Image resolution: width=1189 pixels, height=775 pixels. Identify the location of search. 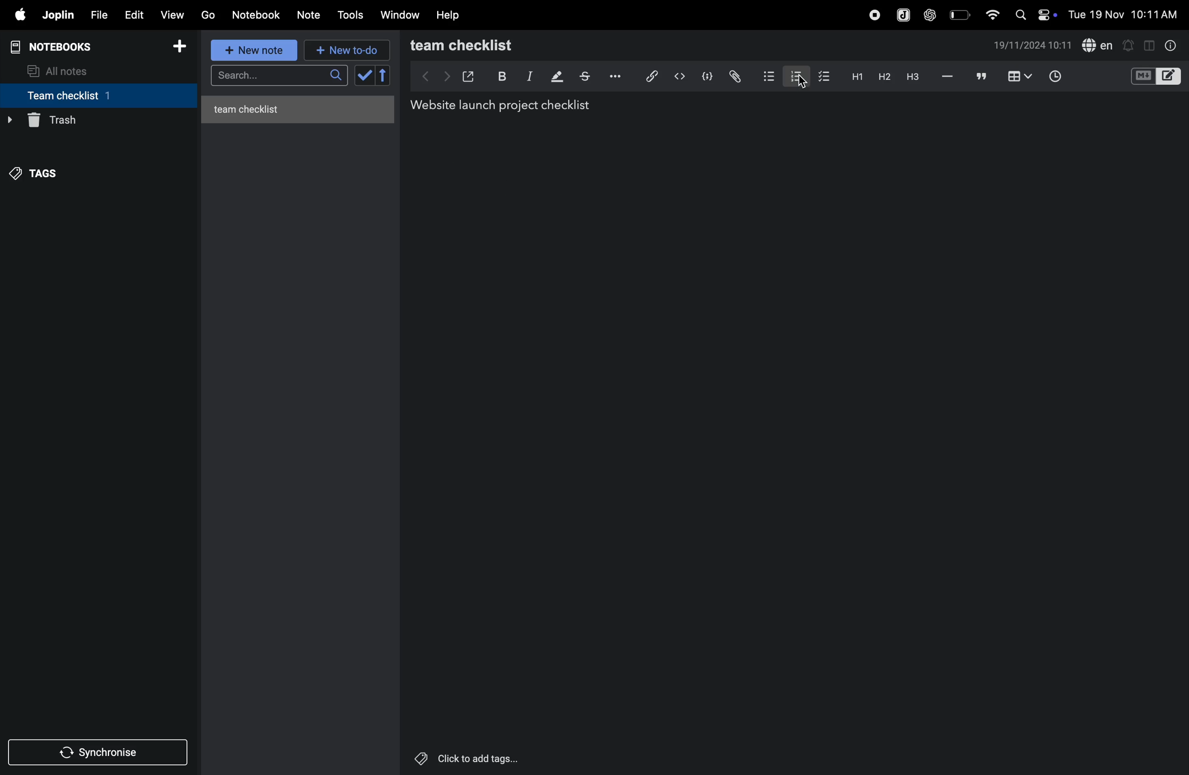
(1020, 14).